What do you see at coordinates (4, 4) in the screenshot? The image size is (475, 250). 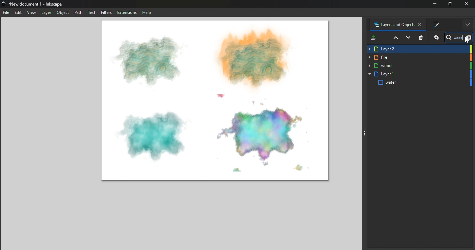 I see `app icon` at bounding box center [4, 4].